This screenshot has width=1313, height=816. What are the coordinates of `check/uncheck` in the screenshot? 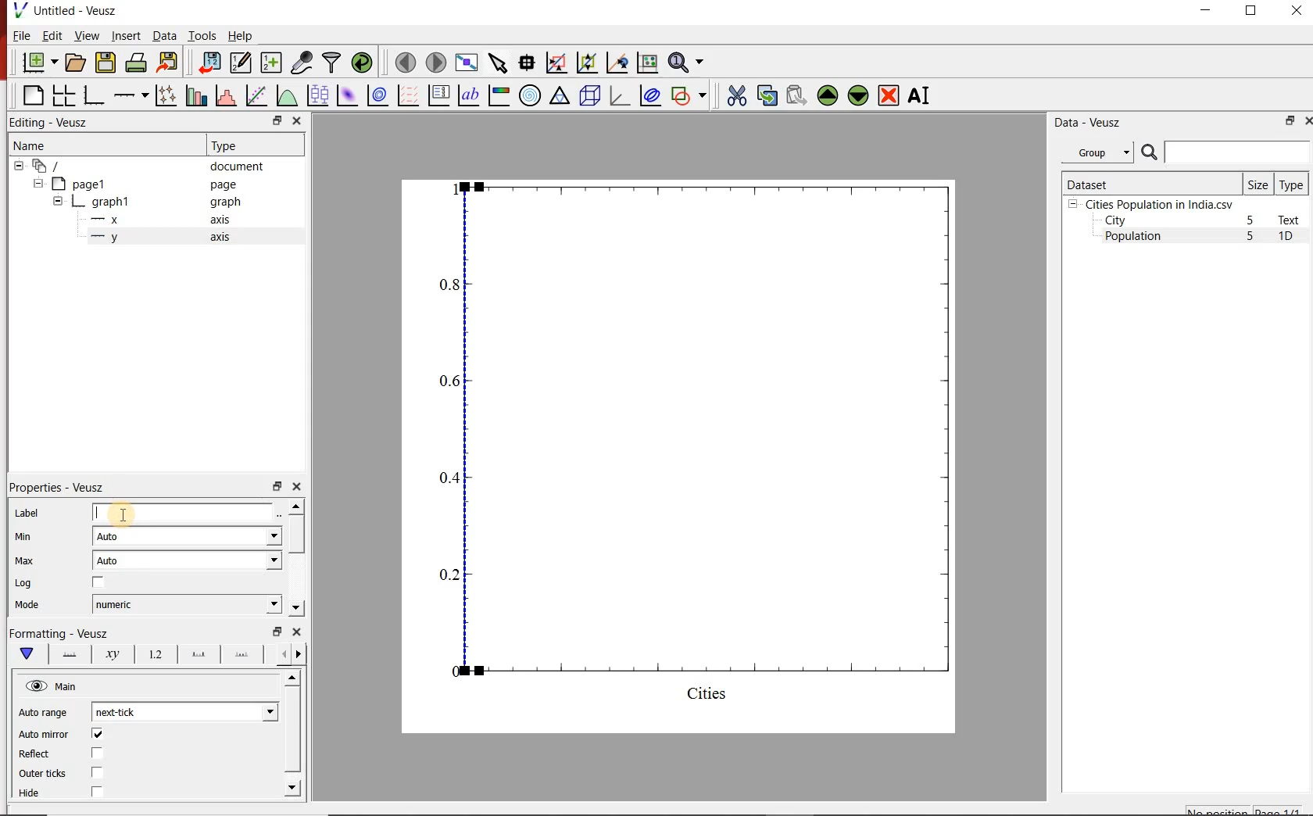 It's located at (97, 774).